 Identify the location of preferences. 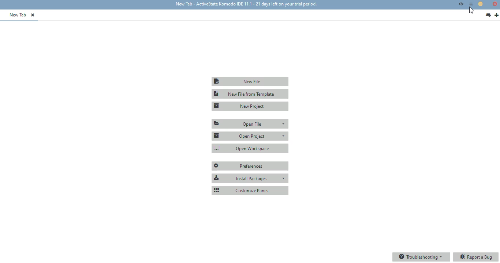
(250, 166).